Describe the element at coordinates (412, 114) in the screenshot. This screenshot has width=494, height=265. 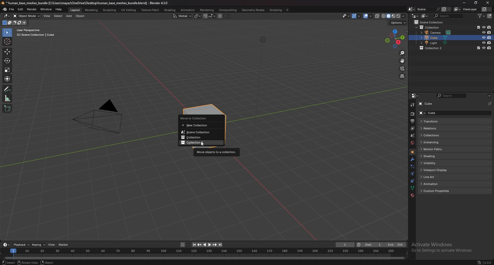
I see `render` at that location.